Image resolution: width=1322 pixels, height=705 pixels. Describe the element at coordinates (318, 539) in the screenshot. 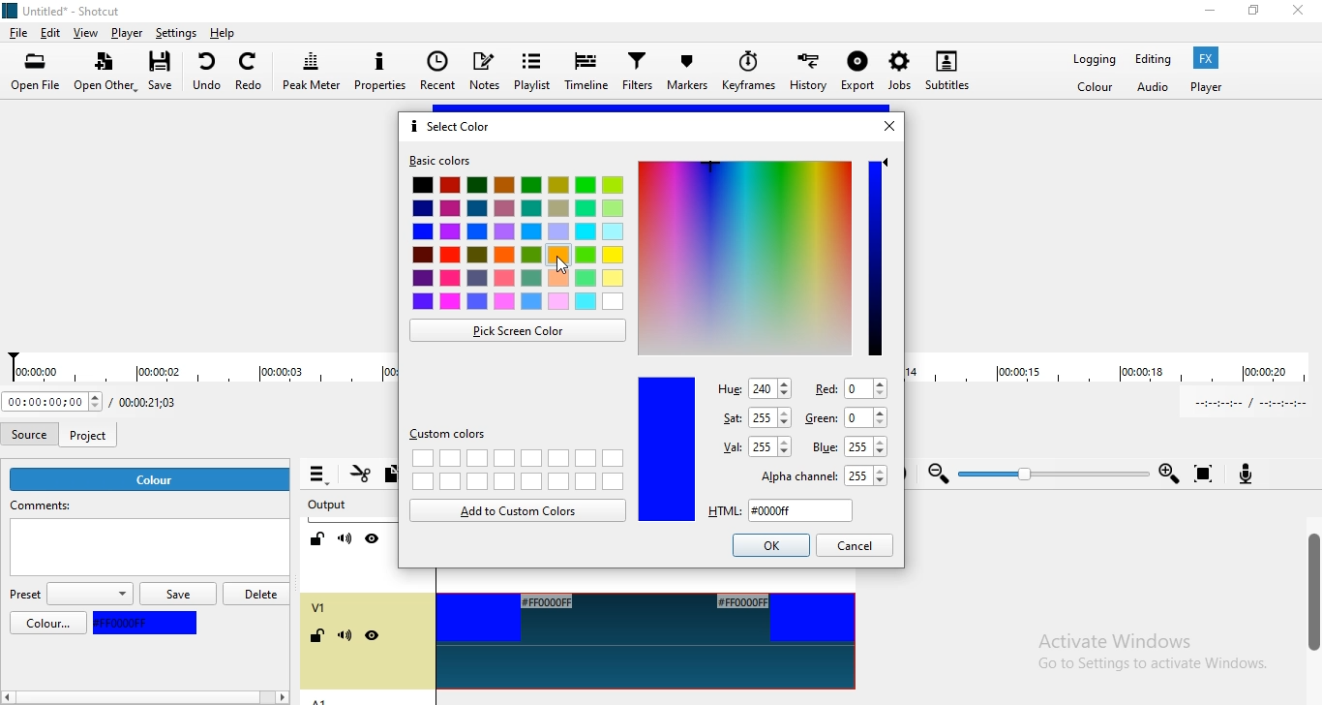

I see `Lock` at that location.